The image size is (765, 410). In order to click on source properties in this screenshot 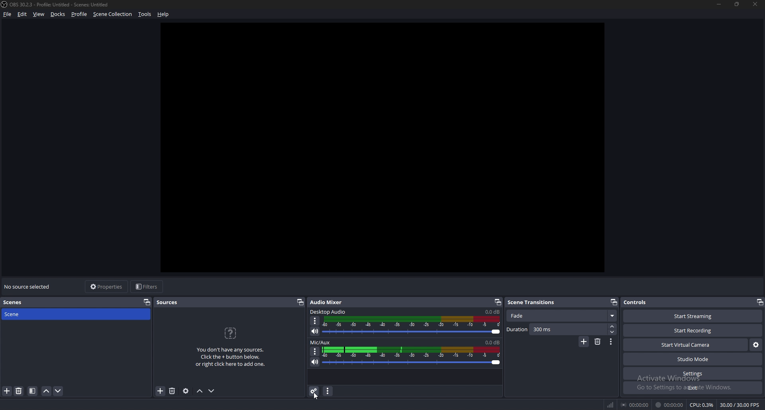, I will do `click(185, 391)`.